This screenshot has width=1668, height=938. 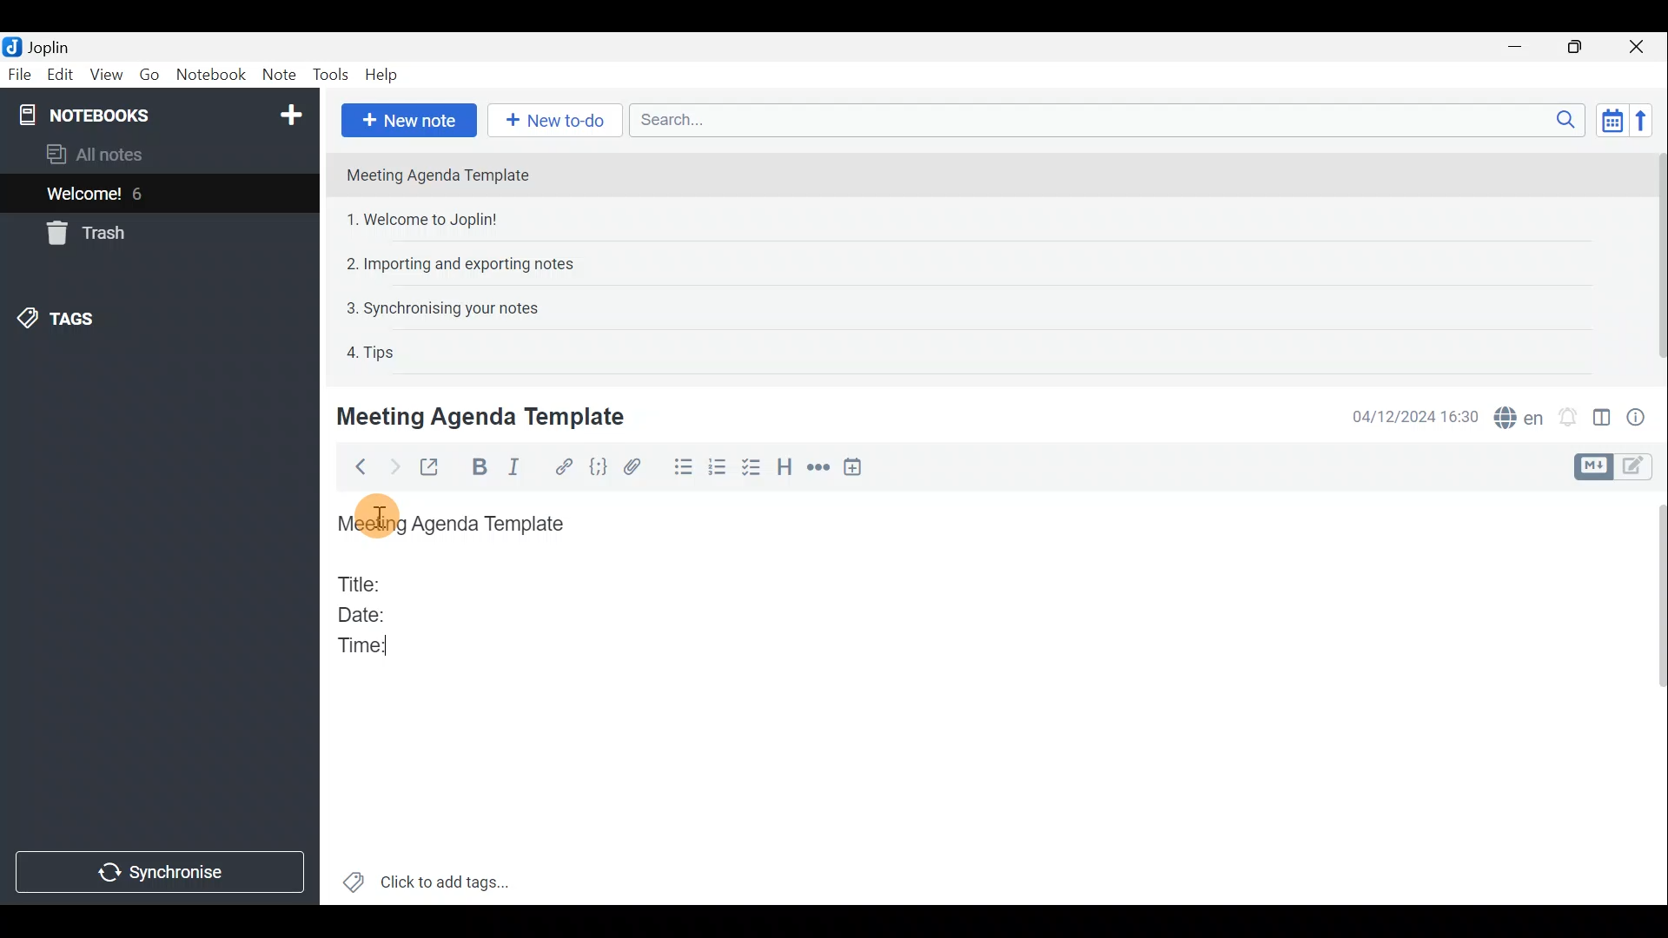 I want to click on 2. Importing and exporting notes, so click(x=467, y=264).